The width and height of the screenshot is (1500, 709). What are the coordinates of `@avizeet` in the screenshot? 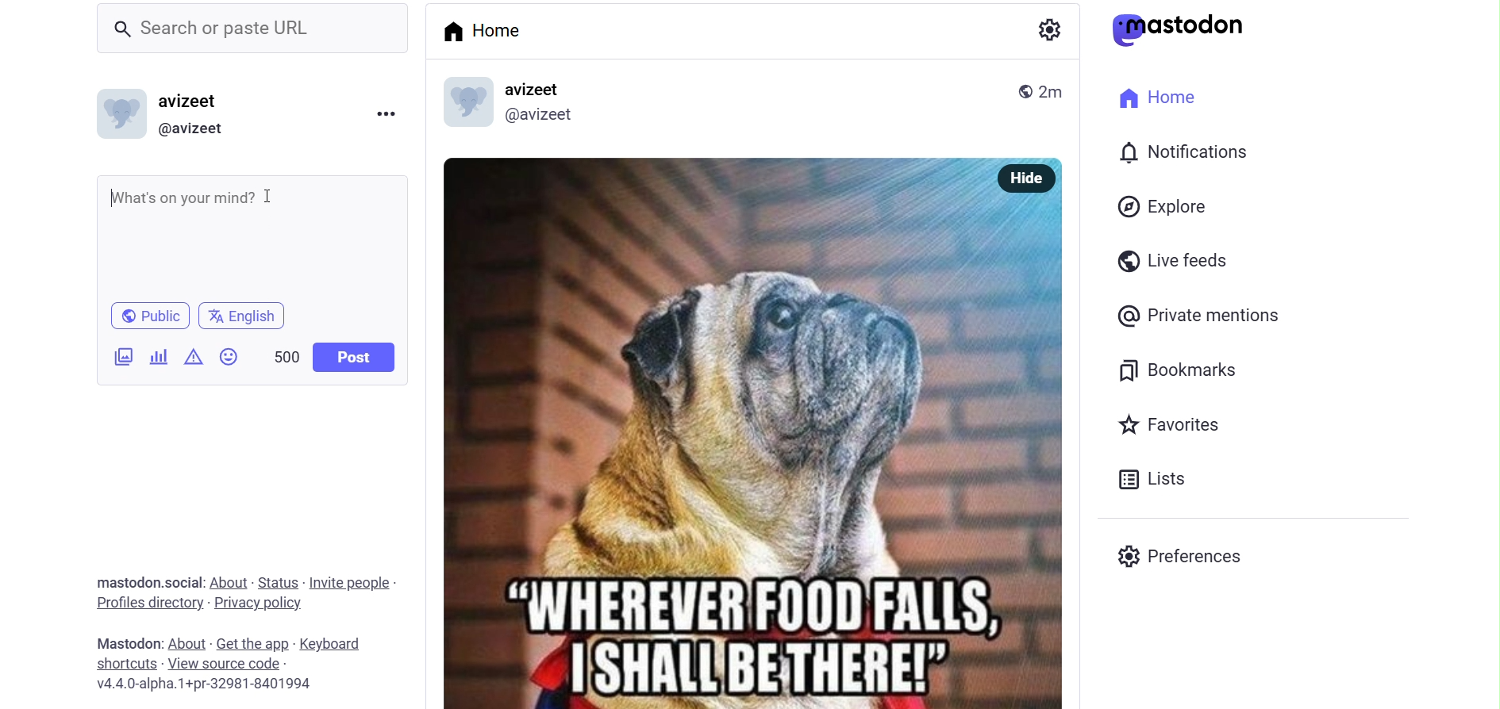 It's located at (543, 116).